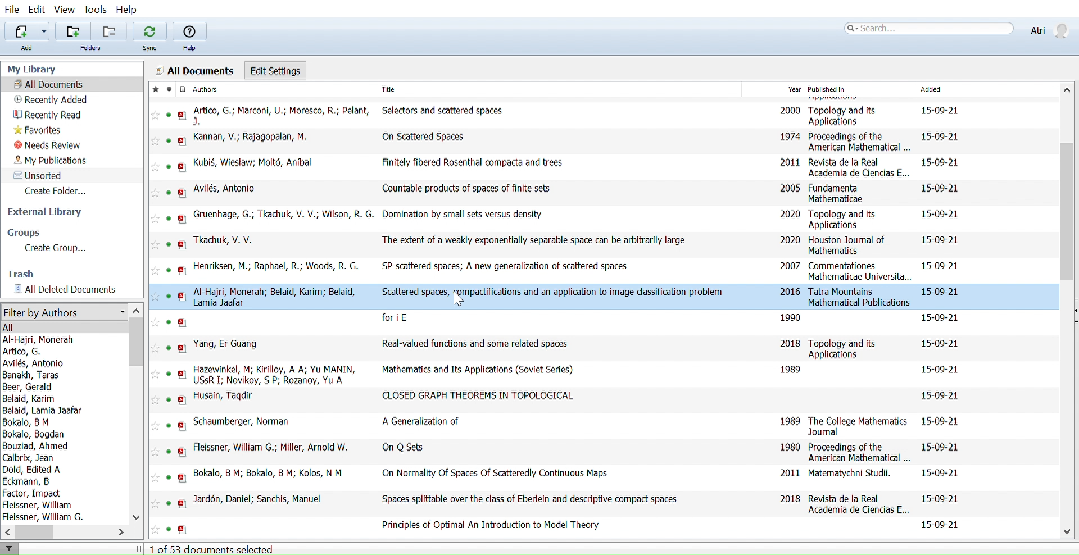 The image size is (1079, 555). I want to click on Eckmann, B, so click(26, 481).